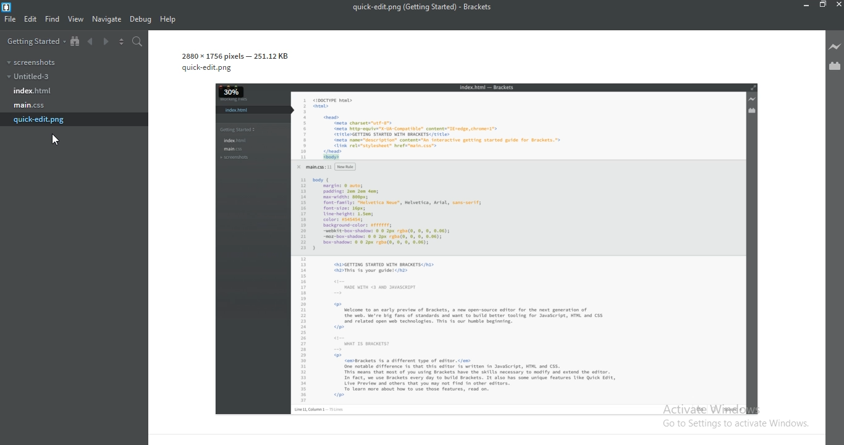 This screenshot has width=844, height=445. Describe the element at coordinates (835, 67) in the screenshot. I see `extension manager` at that location.